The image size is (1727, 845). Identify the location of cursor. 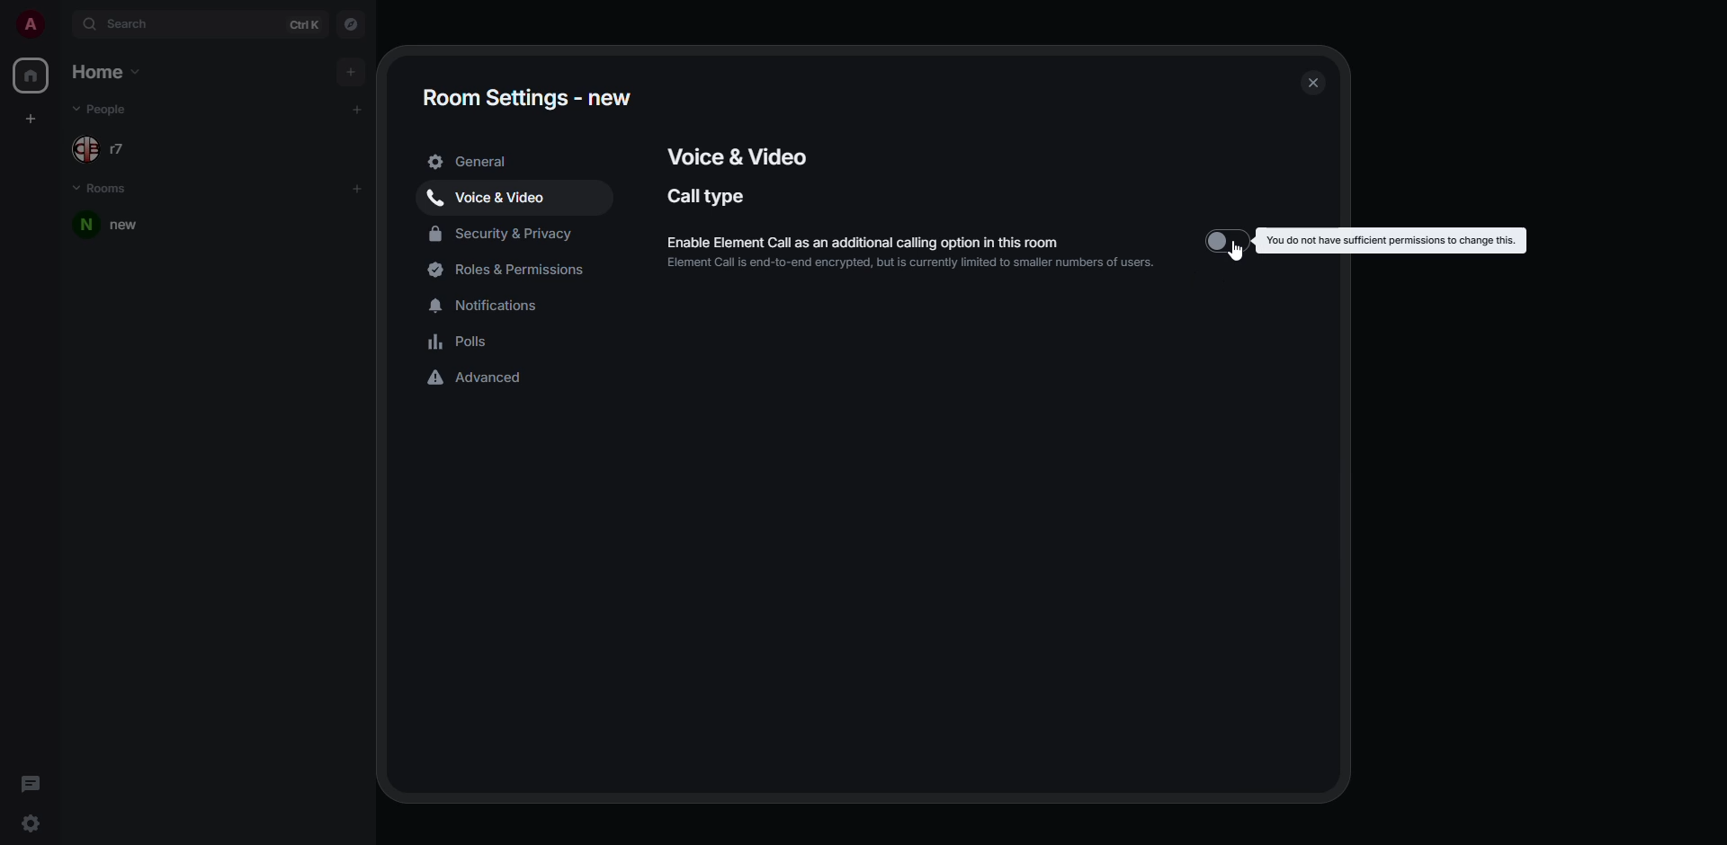
(1239, 253).